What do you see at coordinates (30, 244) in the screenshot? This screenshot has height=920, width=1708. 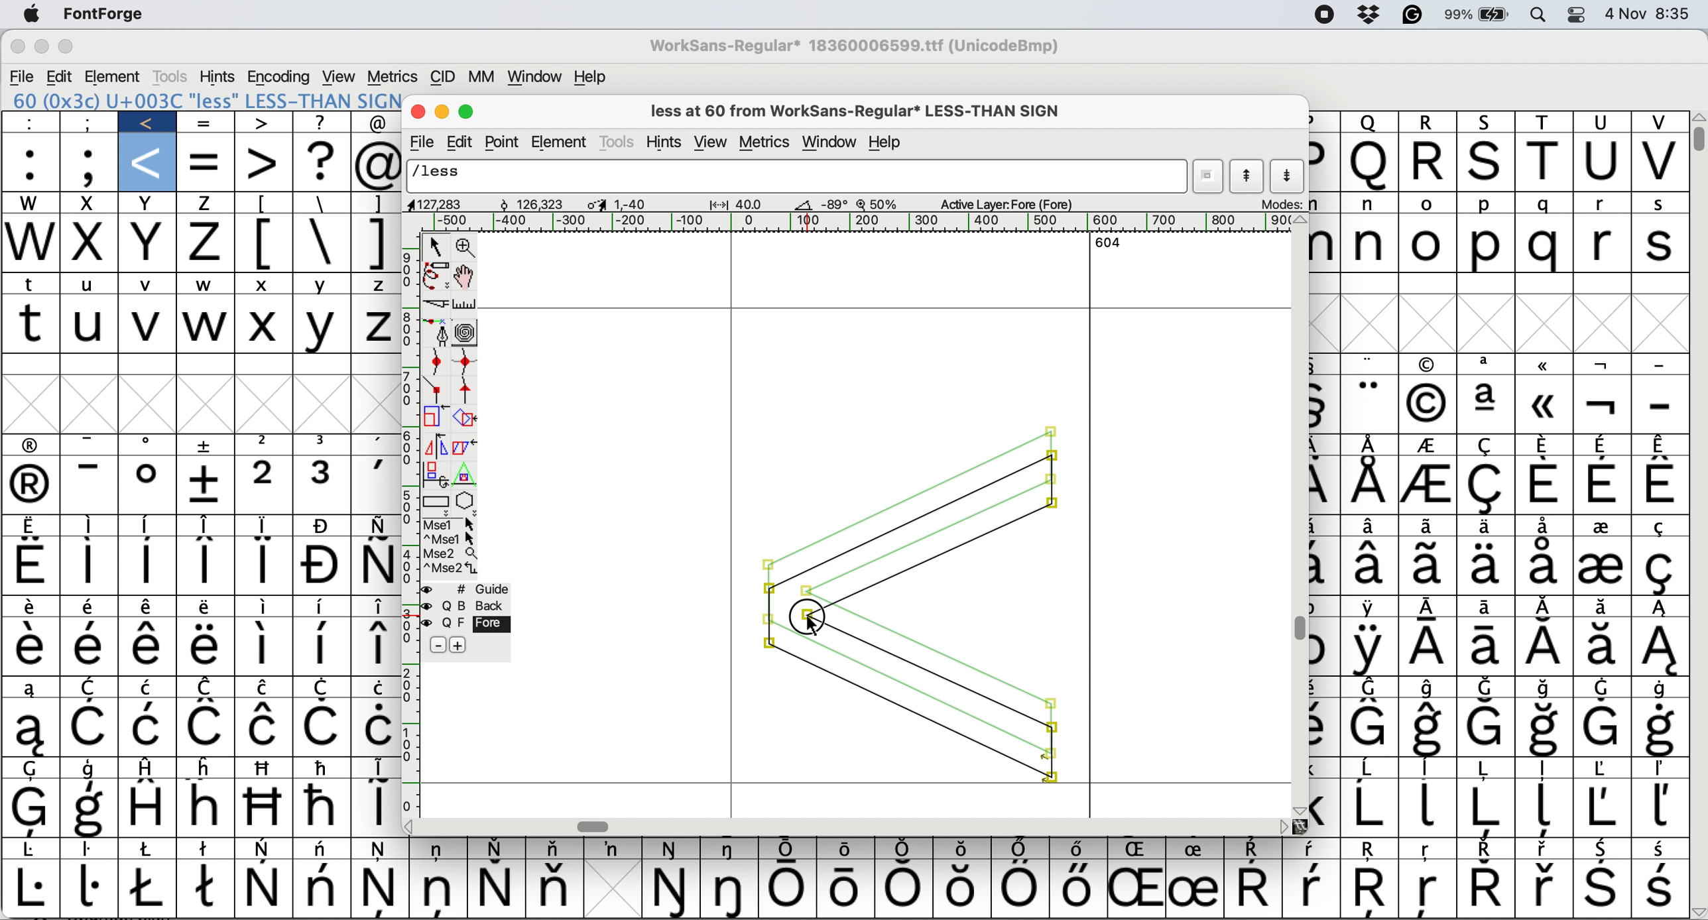 I see `w` at bounding box center [30, 244].